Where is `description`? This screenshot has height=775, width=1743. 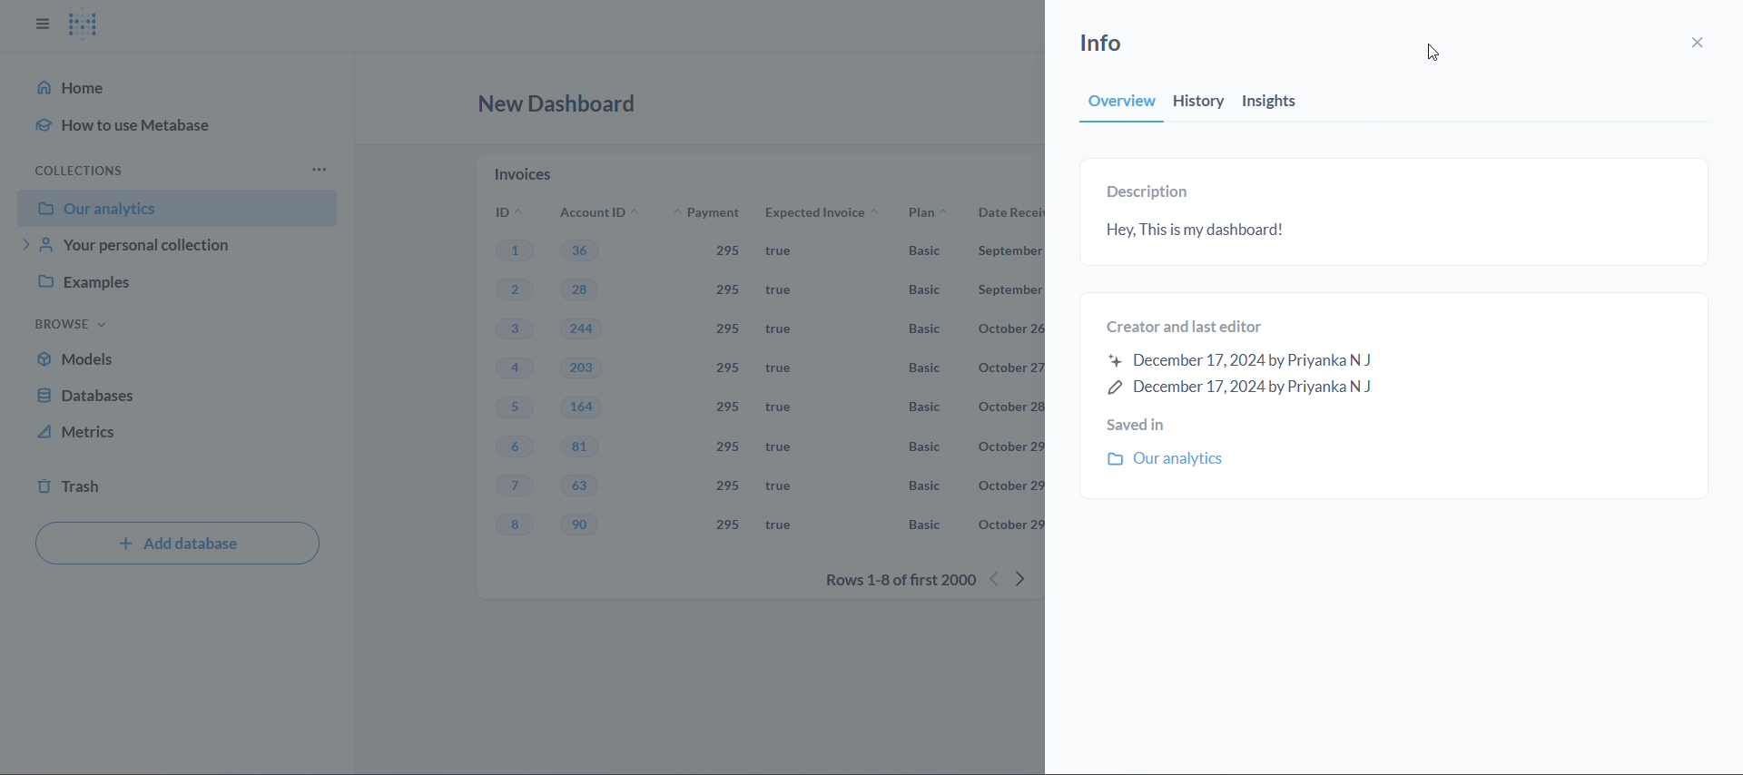
description is located at coordinates (1151, 193).